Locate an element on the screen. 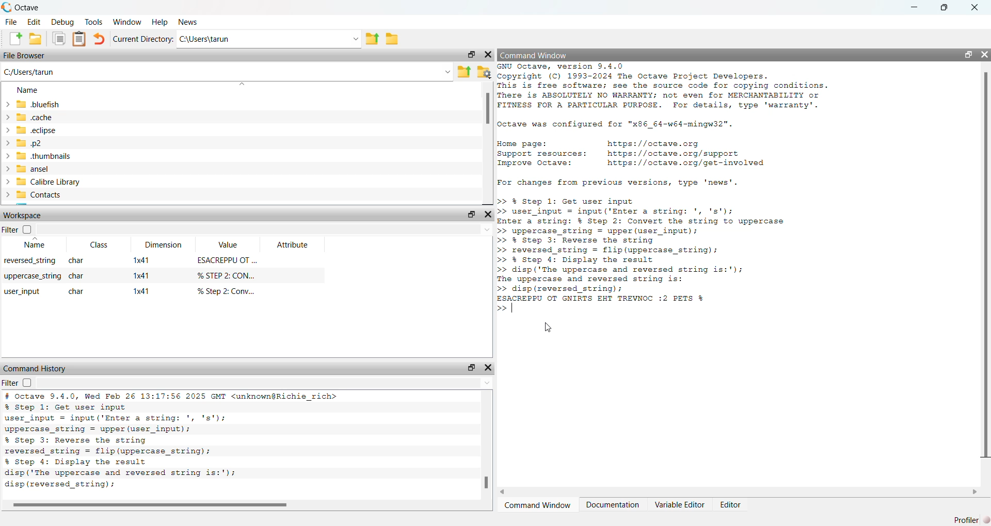  scrollbar is located at coordinates (148, 506).